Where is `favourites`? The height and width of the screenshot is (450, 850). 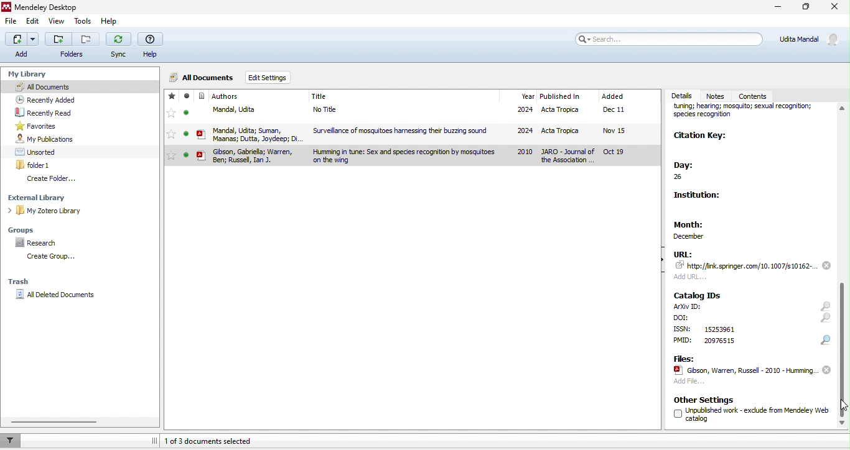 favourites is located at coordinates (39, 126).